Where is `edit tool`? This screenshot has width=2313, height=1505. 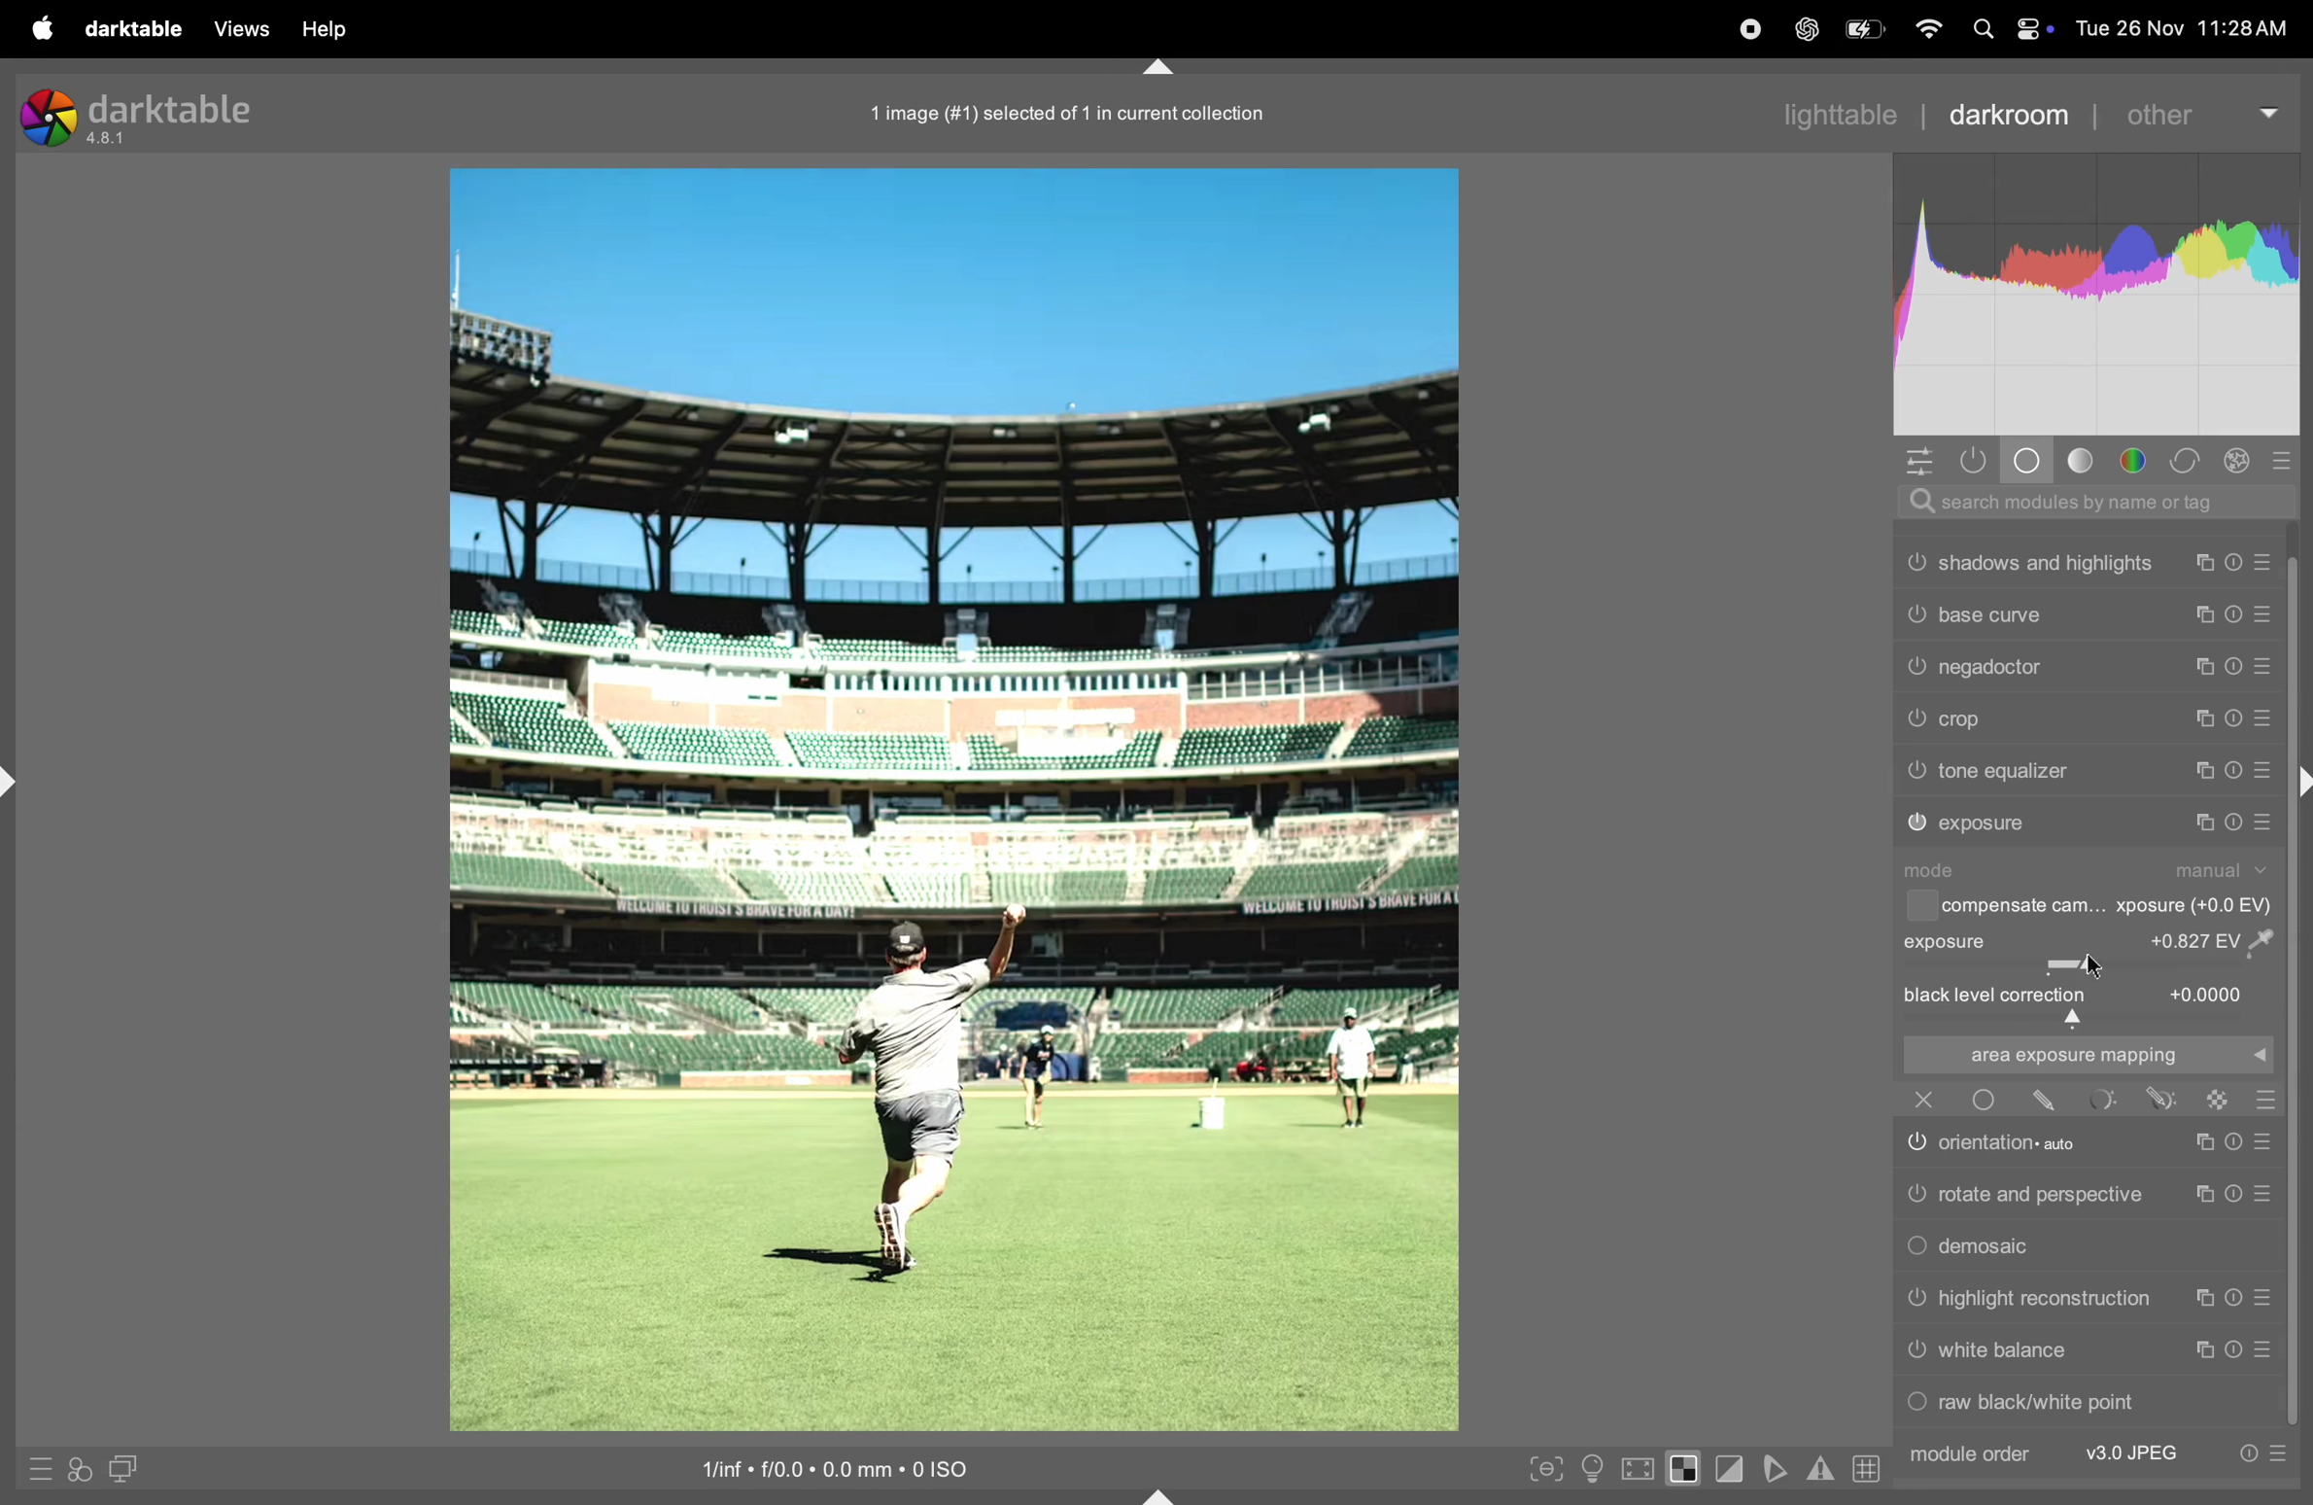
edit tool is located at coordinates (2161, 1098).